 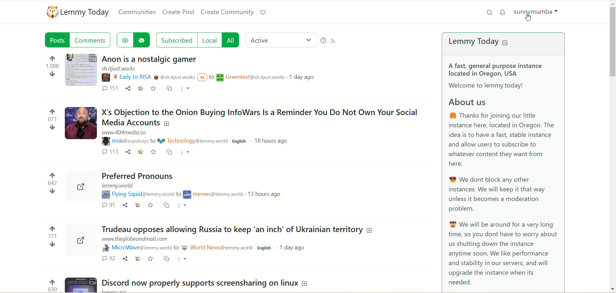 I want to click on Community, so click(x=217, y=247).